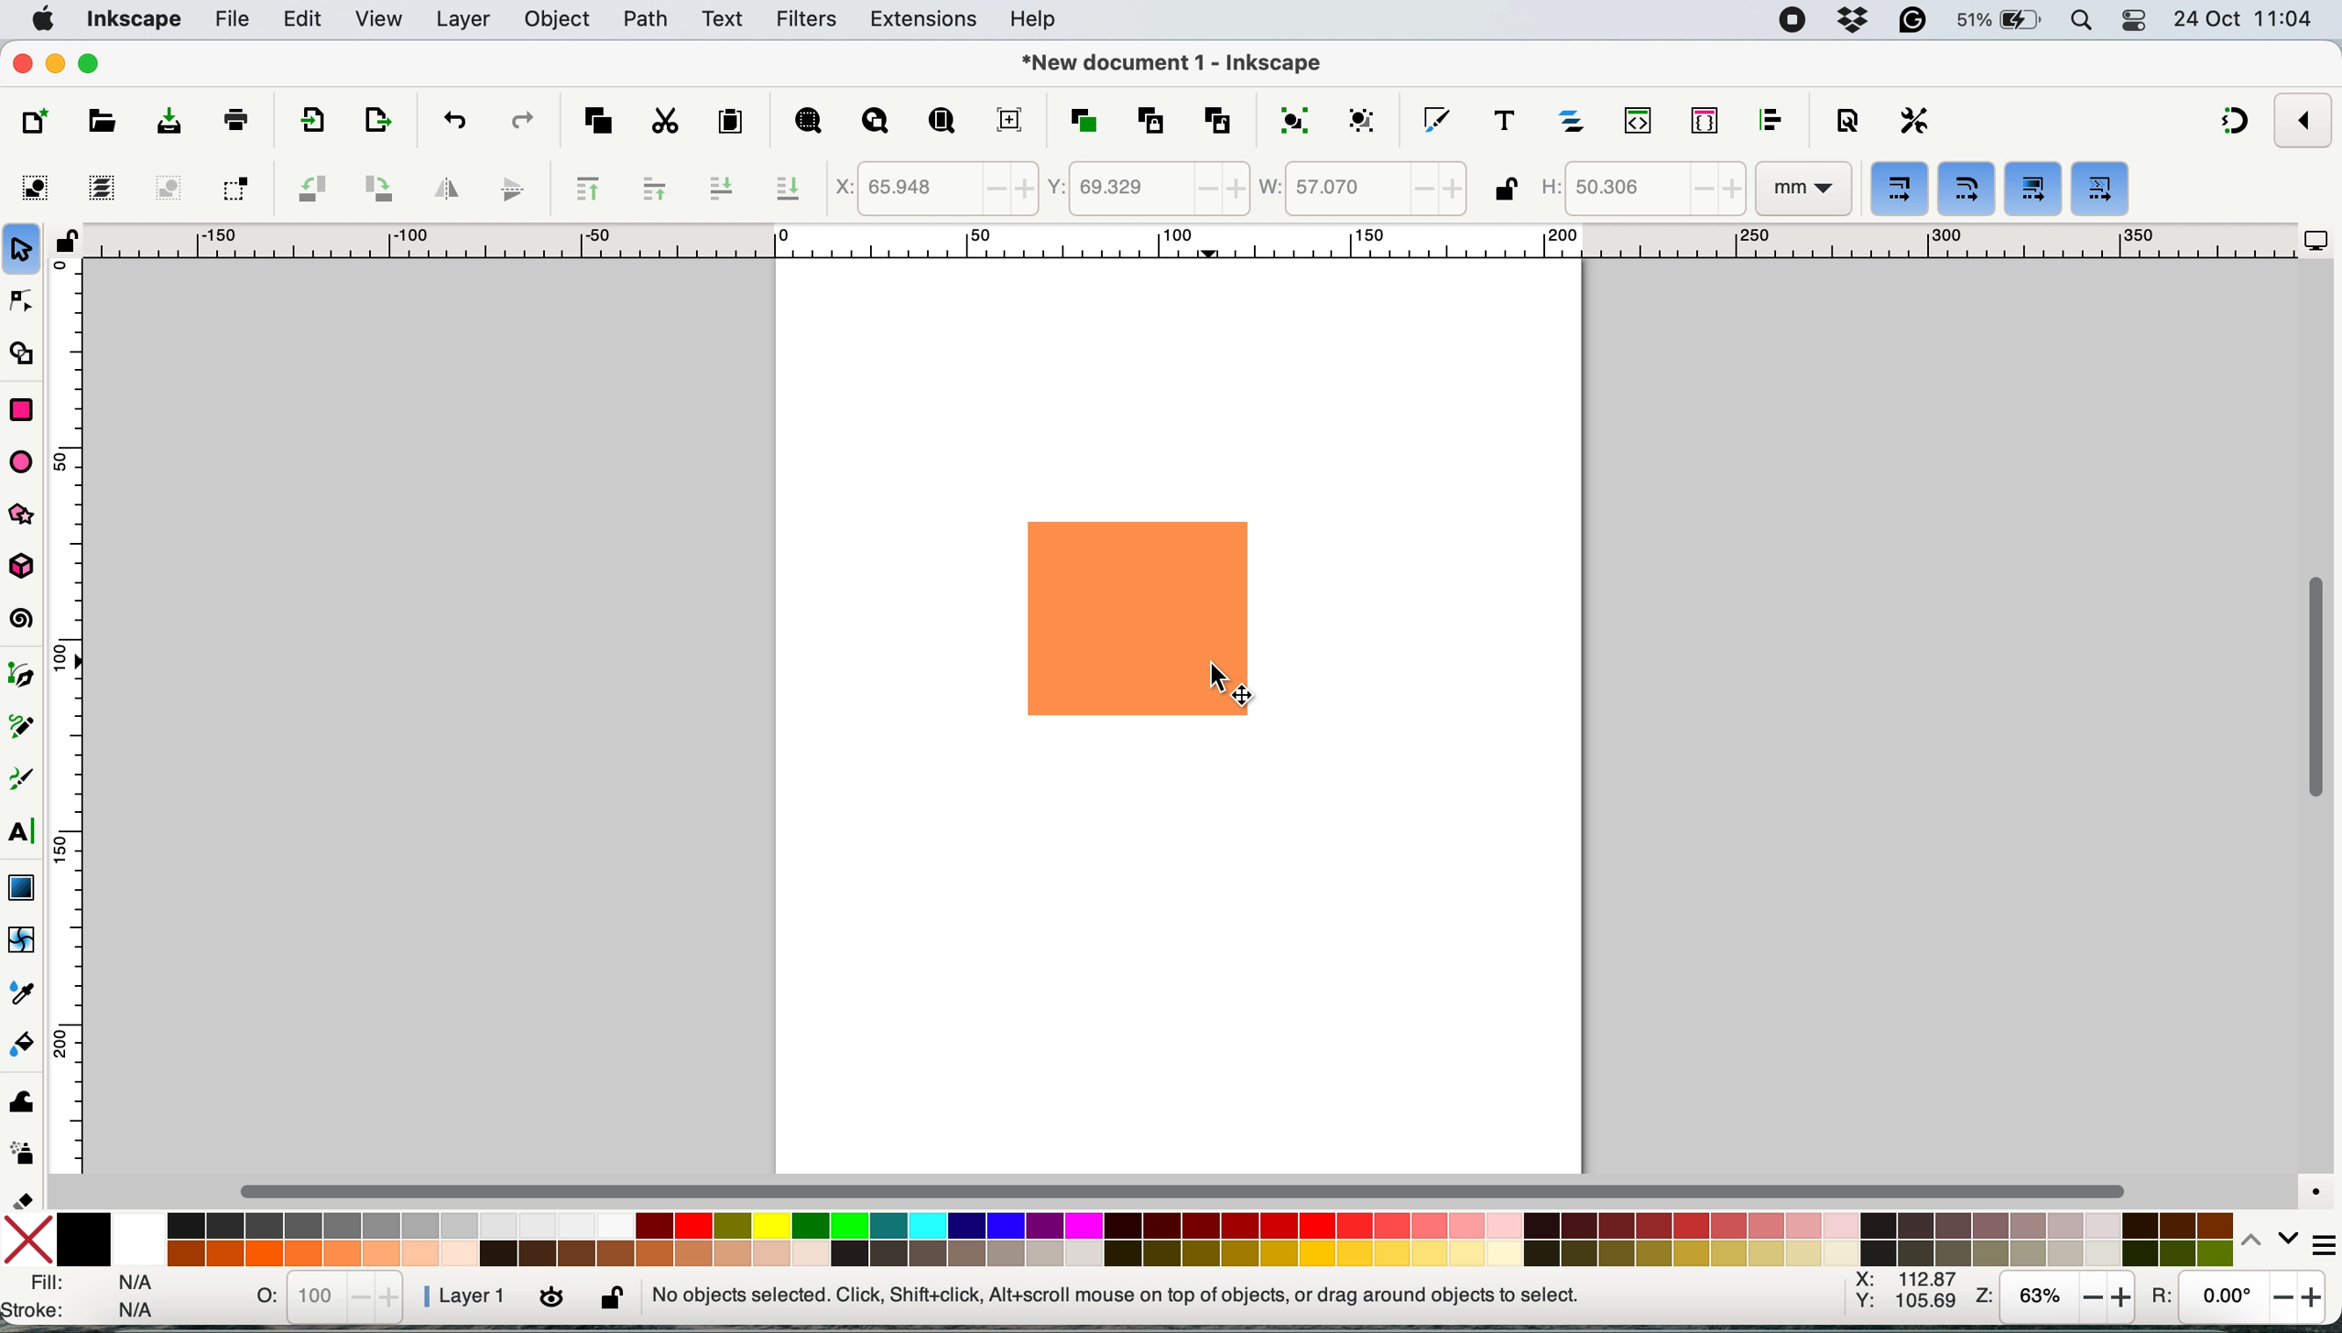  Describe the element at coordinates (2259, 1239) in the screenshot. I see `switch between colors` at that location.